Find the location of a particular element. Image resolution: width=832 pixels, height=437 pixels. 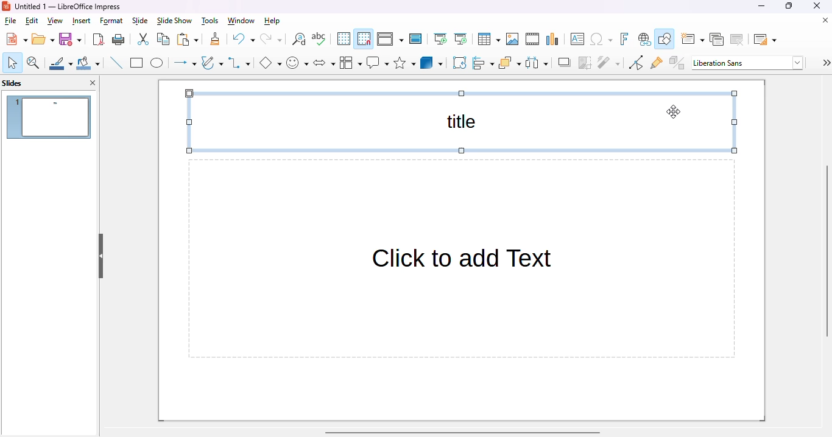

stars and banners is located at coordinates (404, 62).